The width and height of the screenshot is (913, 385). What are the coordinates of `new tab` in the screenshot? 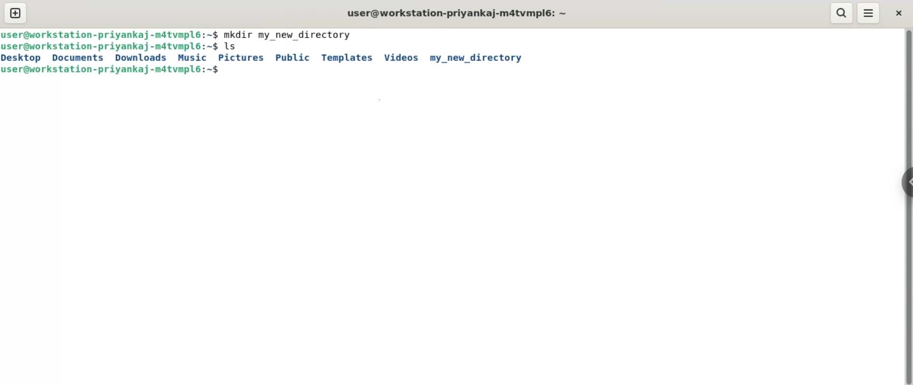 It's located at (15, 14).